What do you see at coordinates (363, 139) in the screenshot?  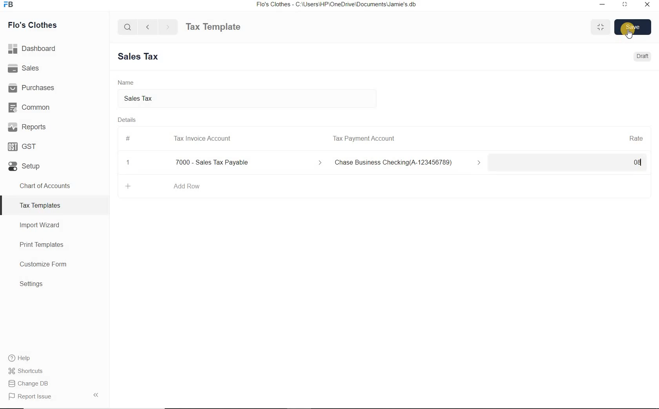 I see `Tax Payment Account` at bounding box center [363, 139].